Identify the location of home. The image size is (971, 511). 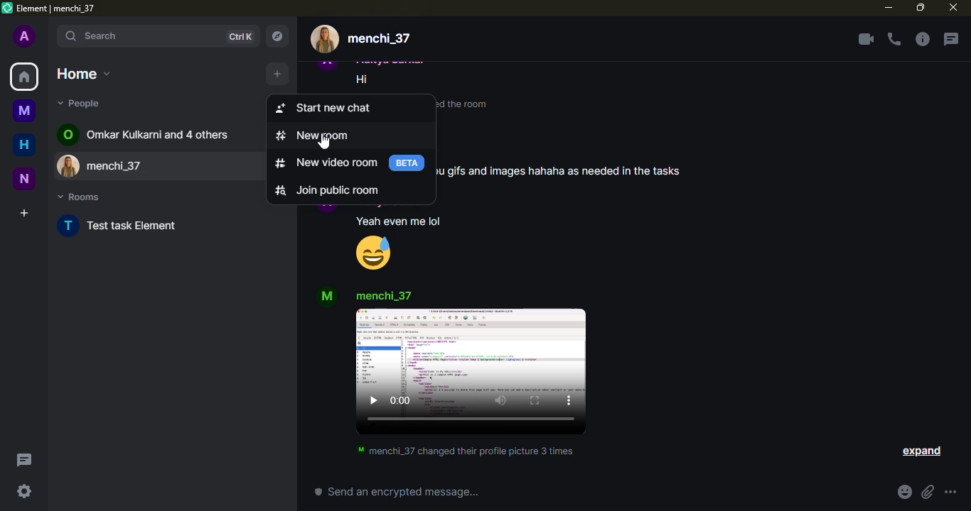
(24, 144).